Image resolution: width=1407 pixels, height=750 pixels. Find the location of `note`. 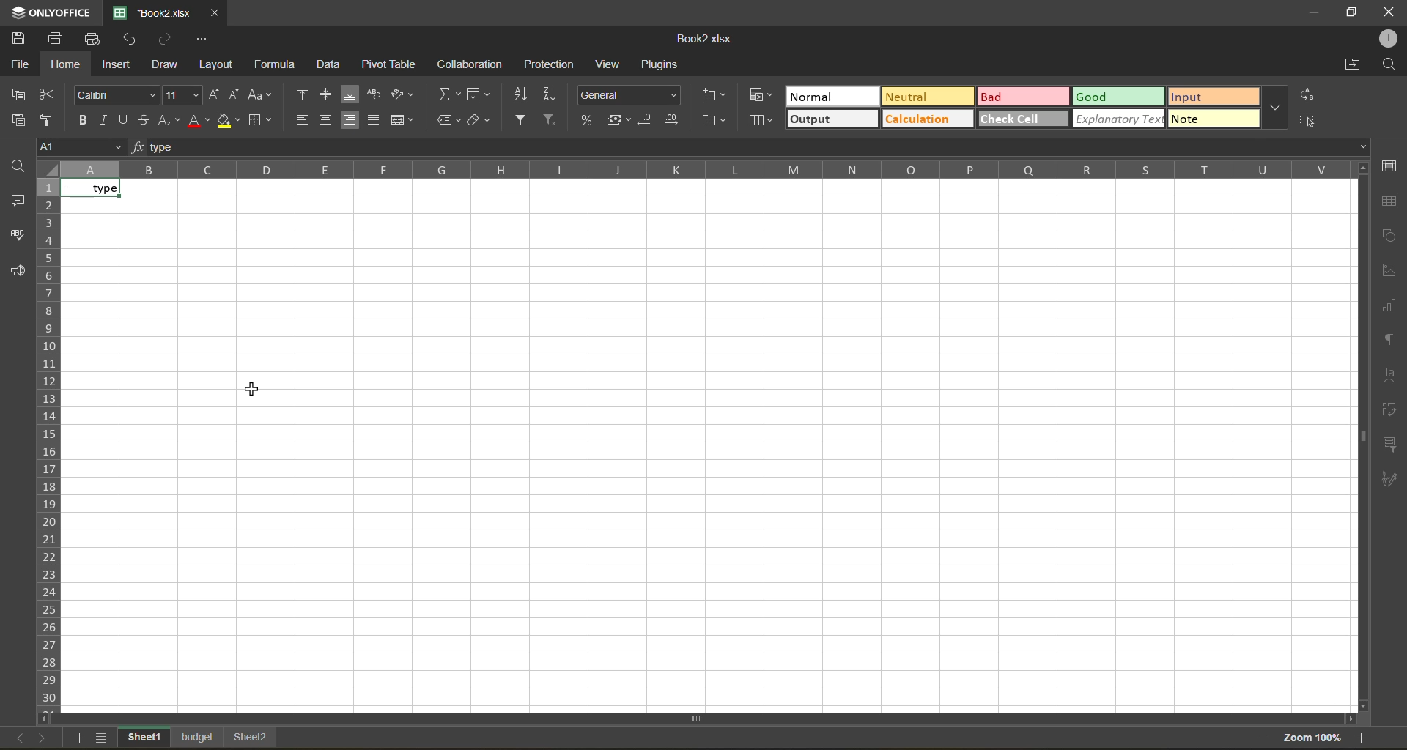

note is located at coordinates (1216, 120).